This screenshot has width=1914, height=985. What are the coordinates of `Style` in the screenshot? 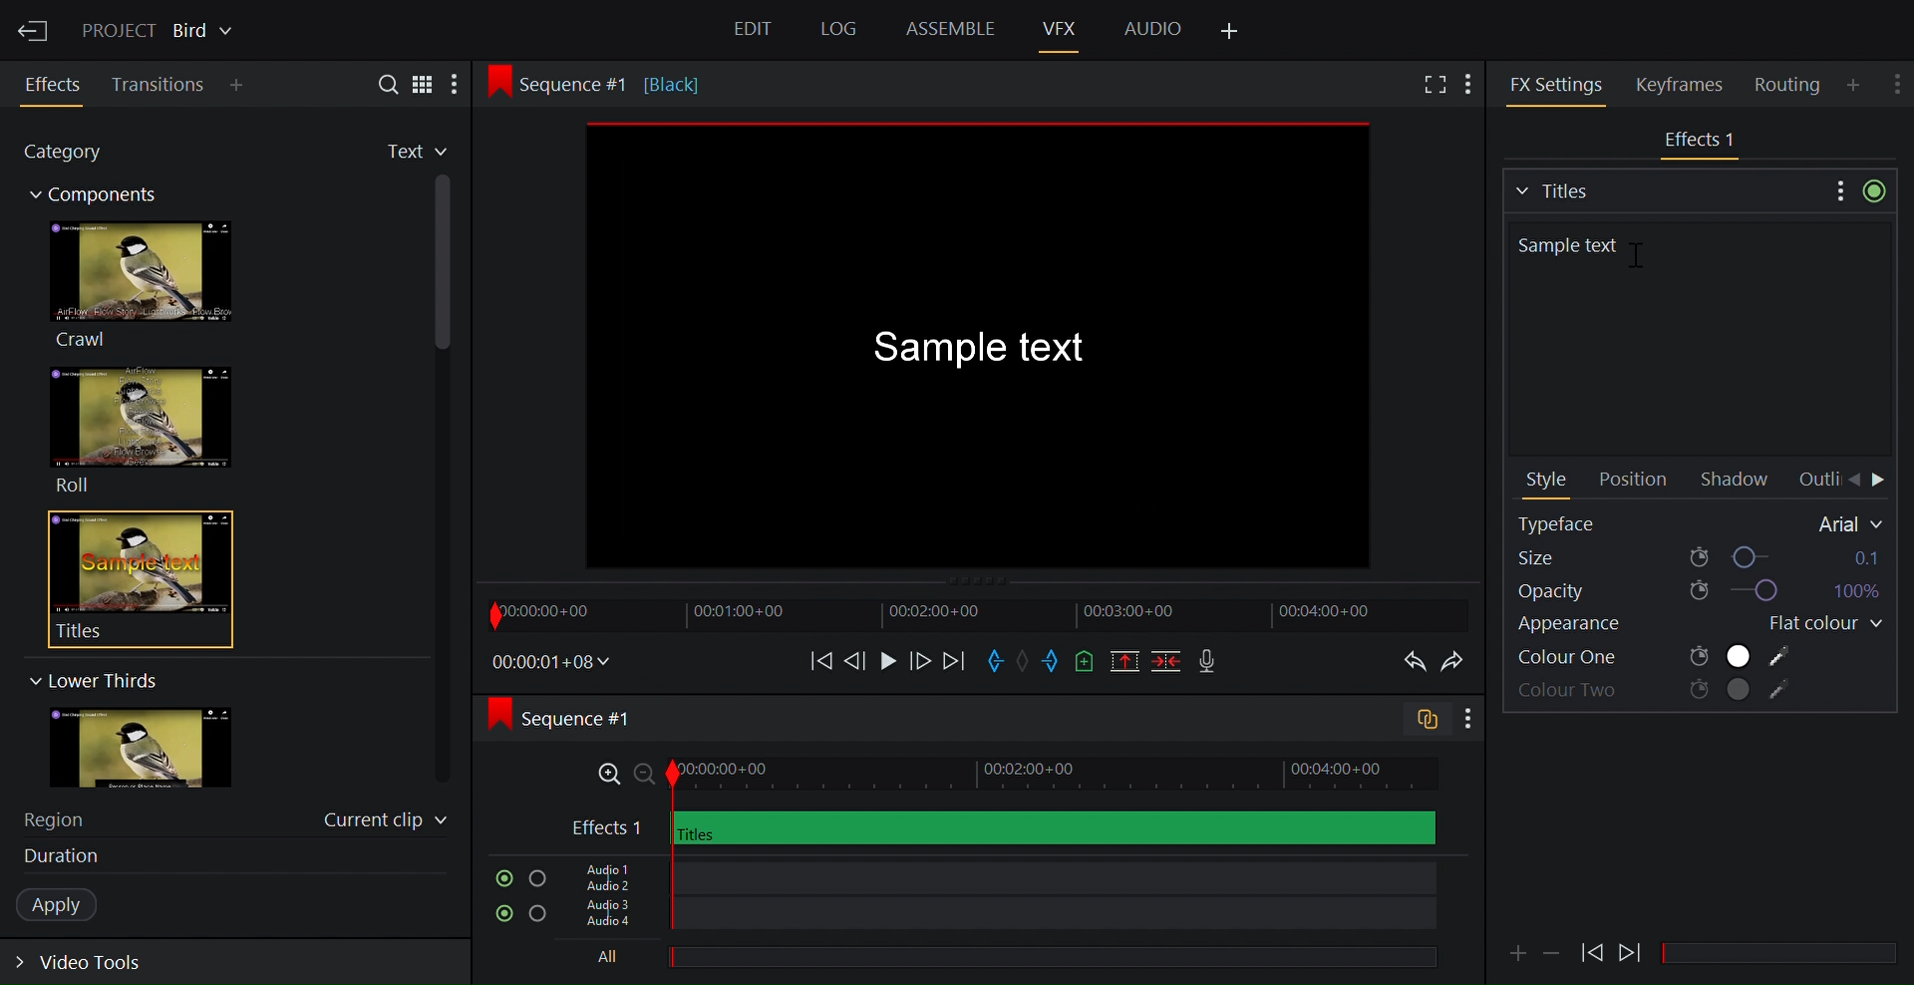 It's located at (1548, 482).